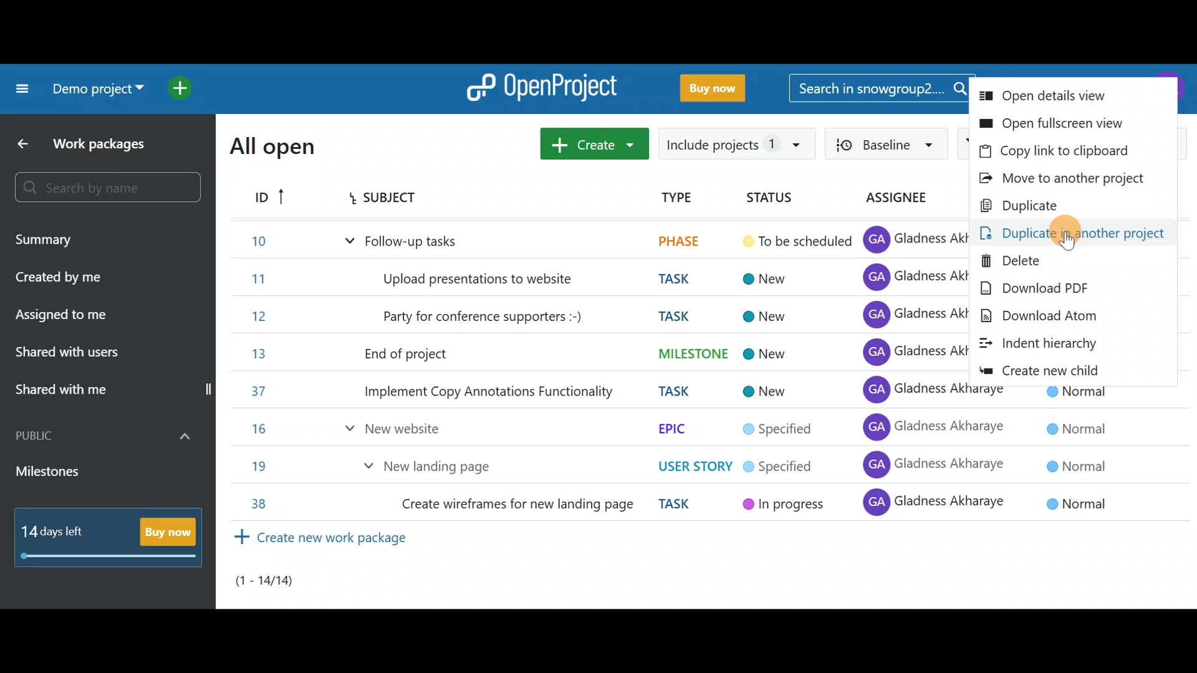 This screenshot has width=1197, height=673. Describe the element at coordinates (683, 506) in the screenshot. I see `TASK` at that location.